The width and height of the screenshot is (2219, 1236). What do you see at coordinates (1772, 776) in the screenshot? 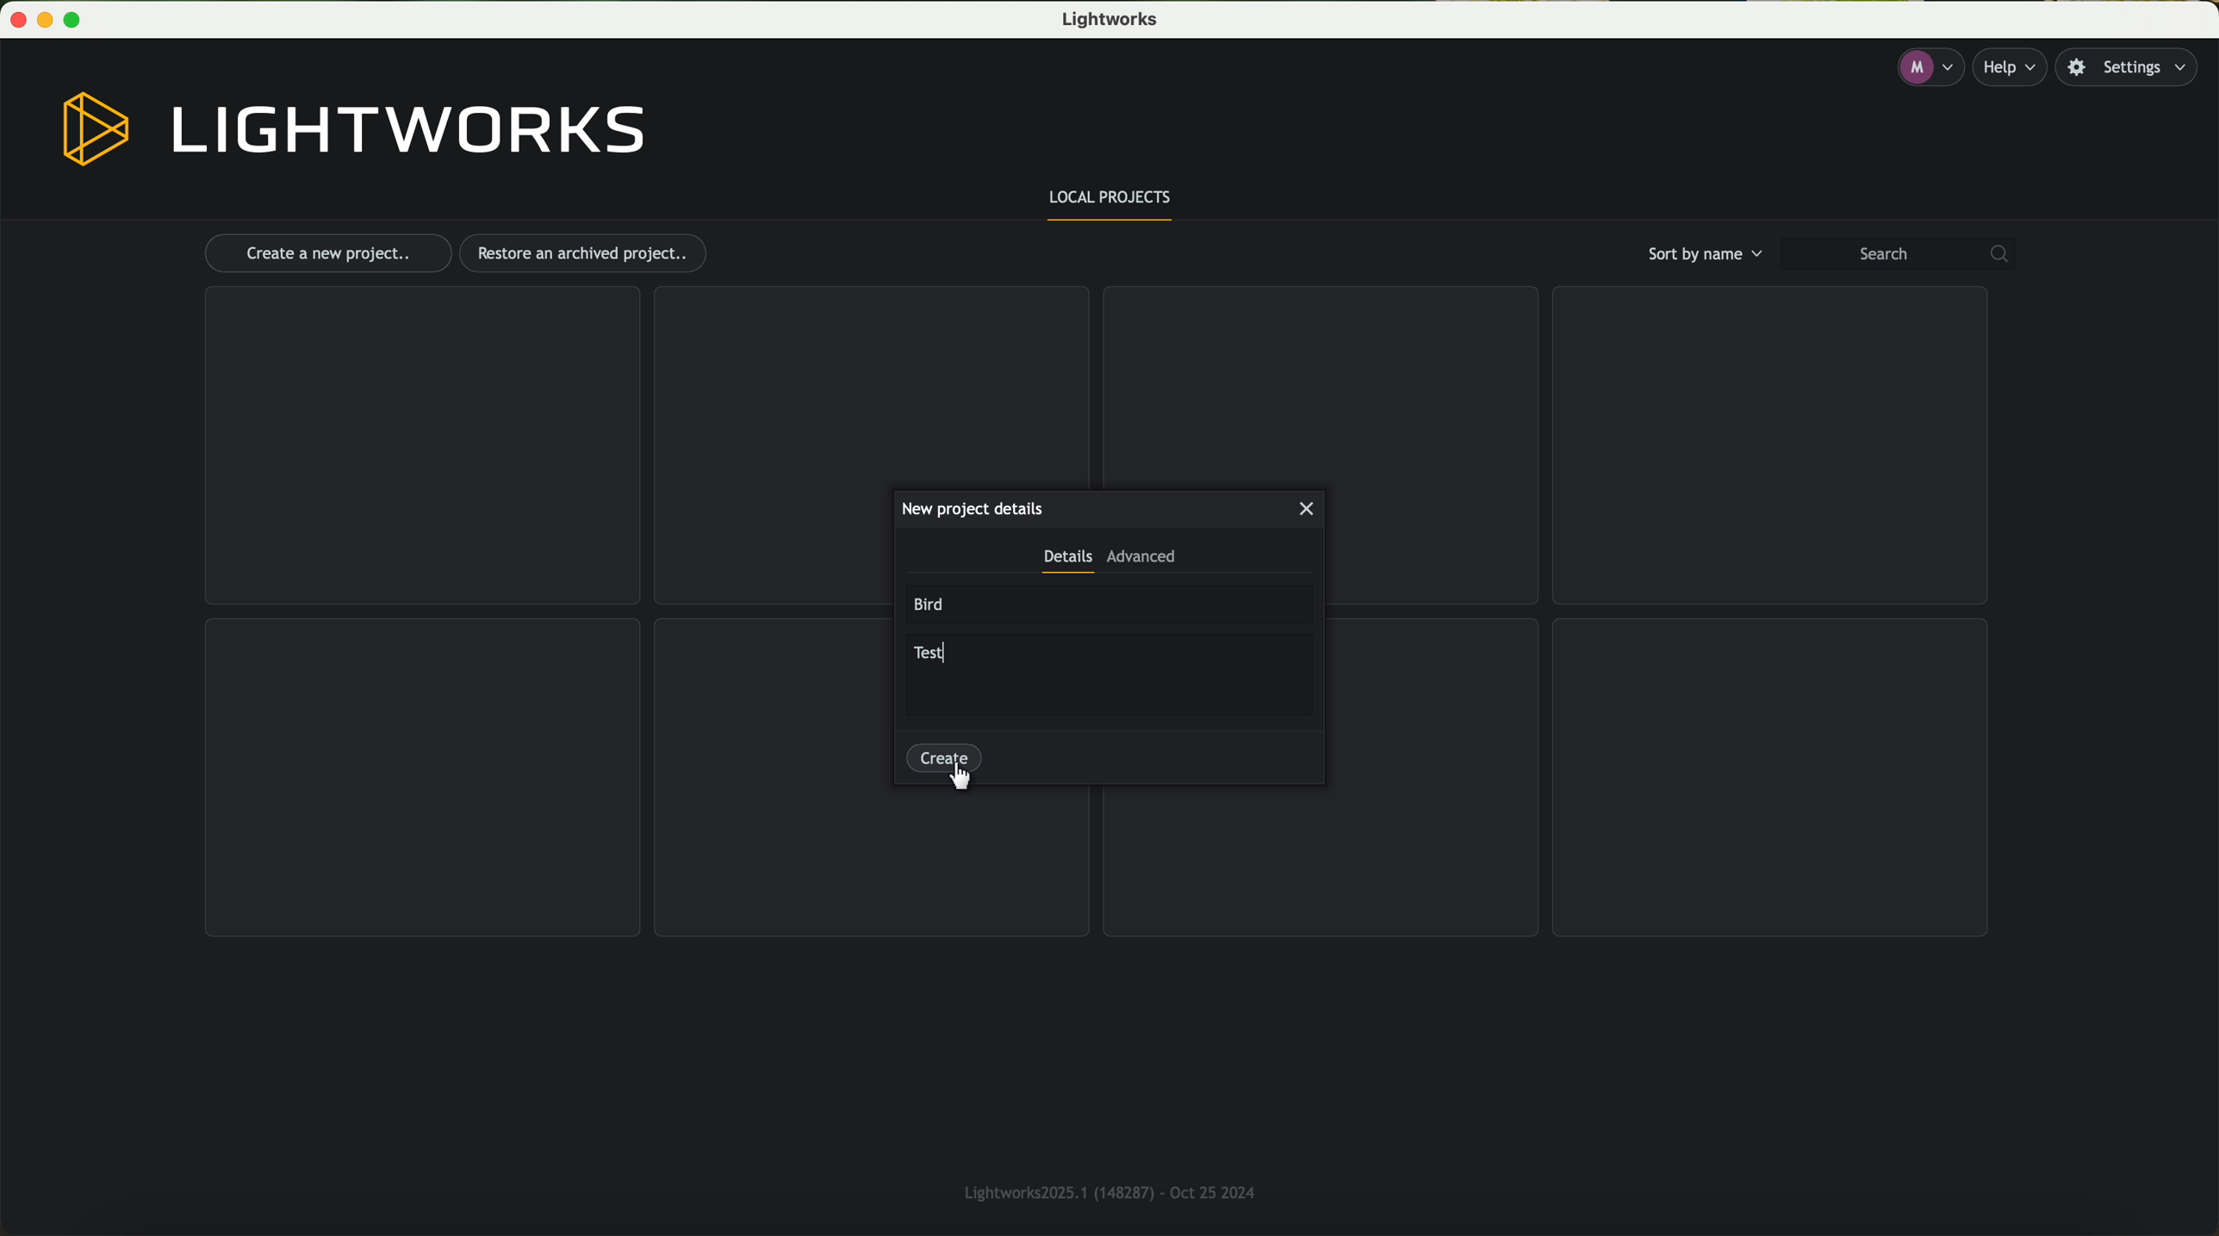
I see `grid` at bounding box center [1772, 776].